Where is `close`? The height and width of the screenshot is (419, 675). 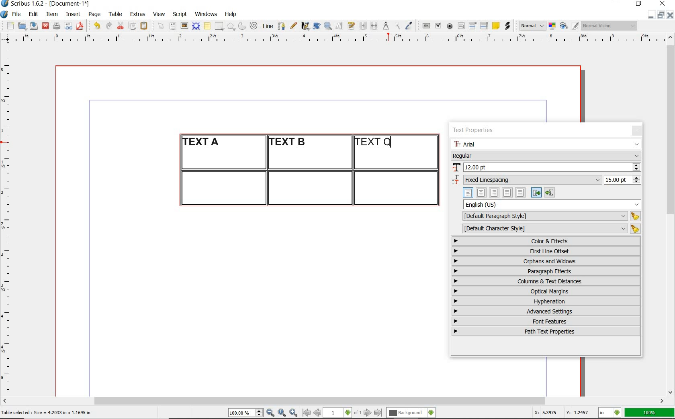
close is located at coordinates (670, 15).